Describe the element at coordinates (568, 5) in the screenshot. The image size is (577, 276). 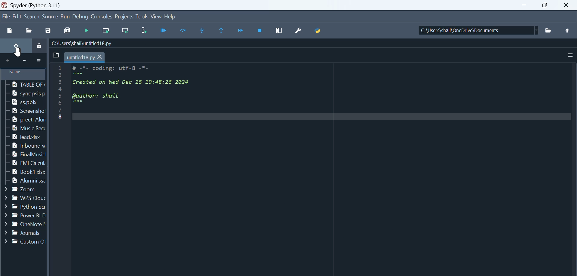
I see `Close` at that location.